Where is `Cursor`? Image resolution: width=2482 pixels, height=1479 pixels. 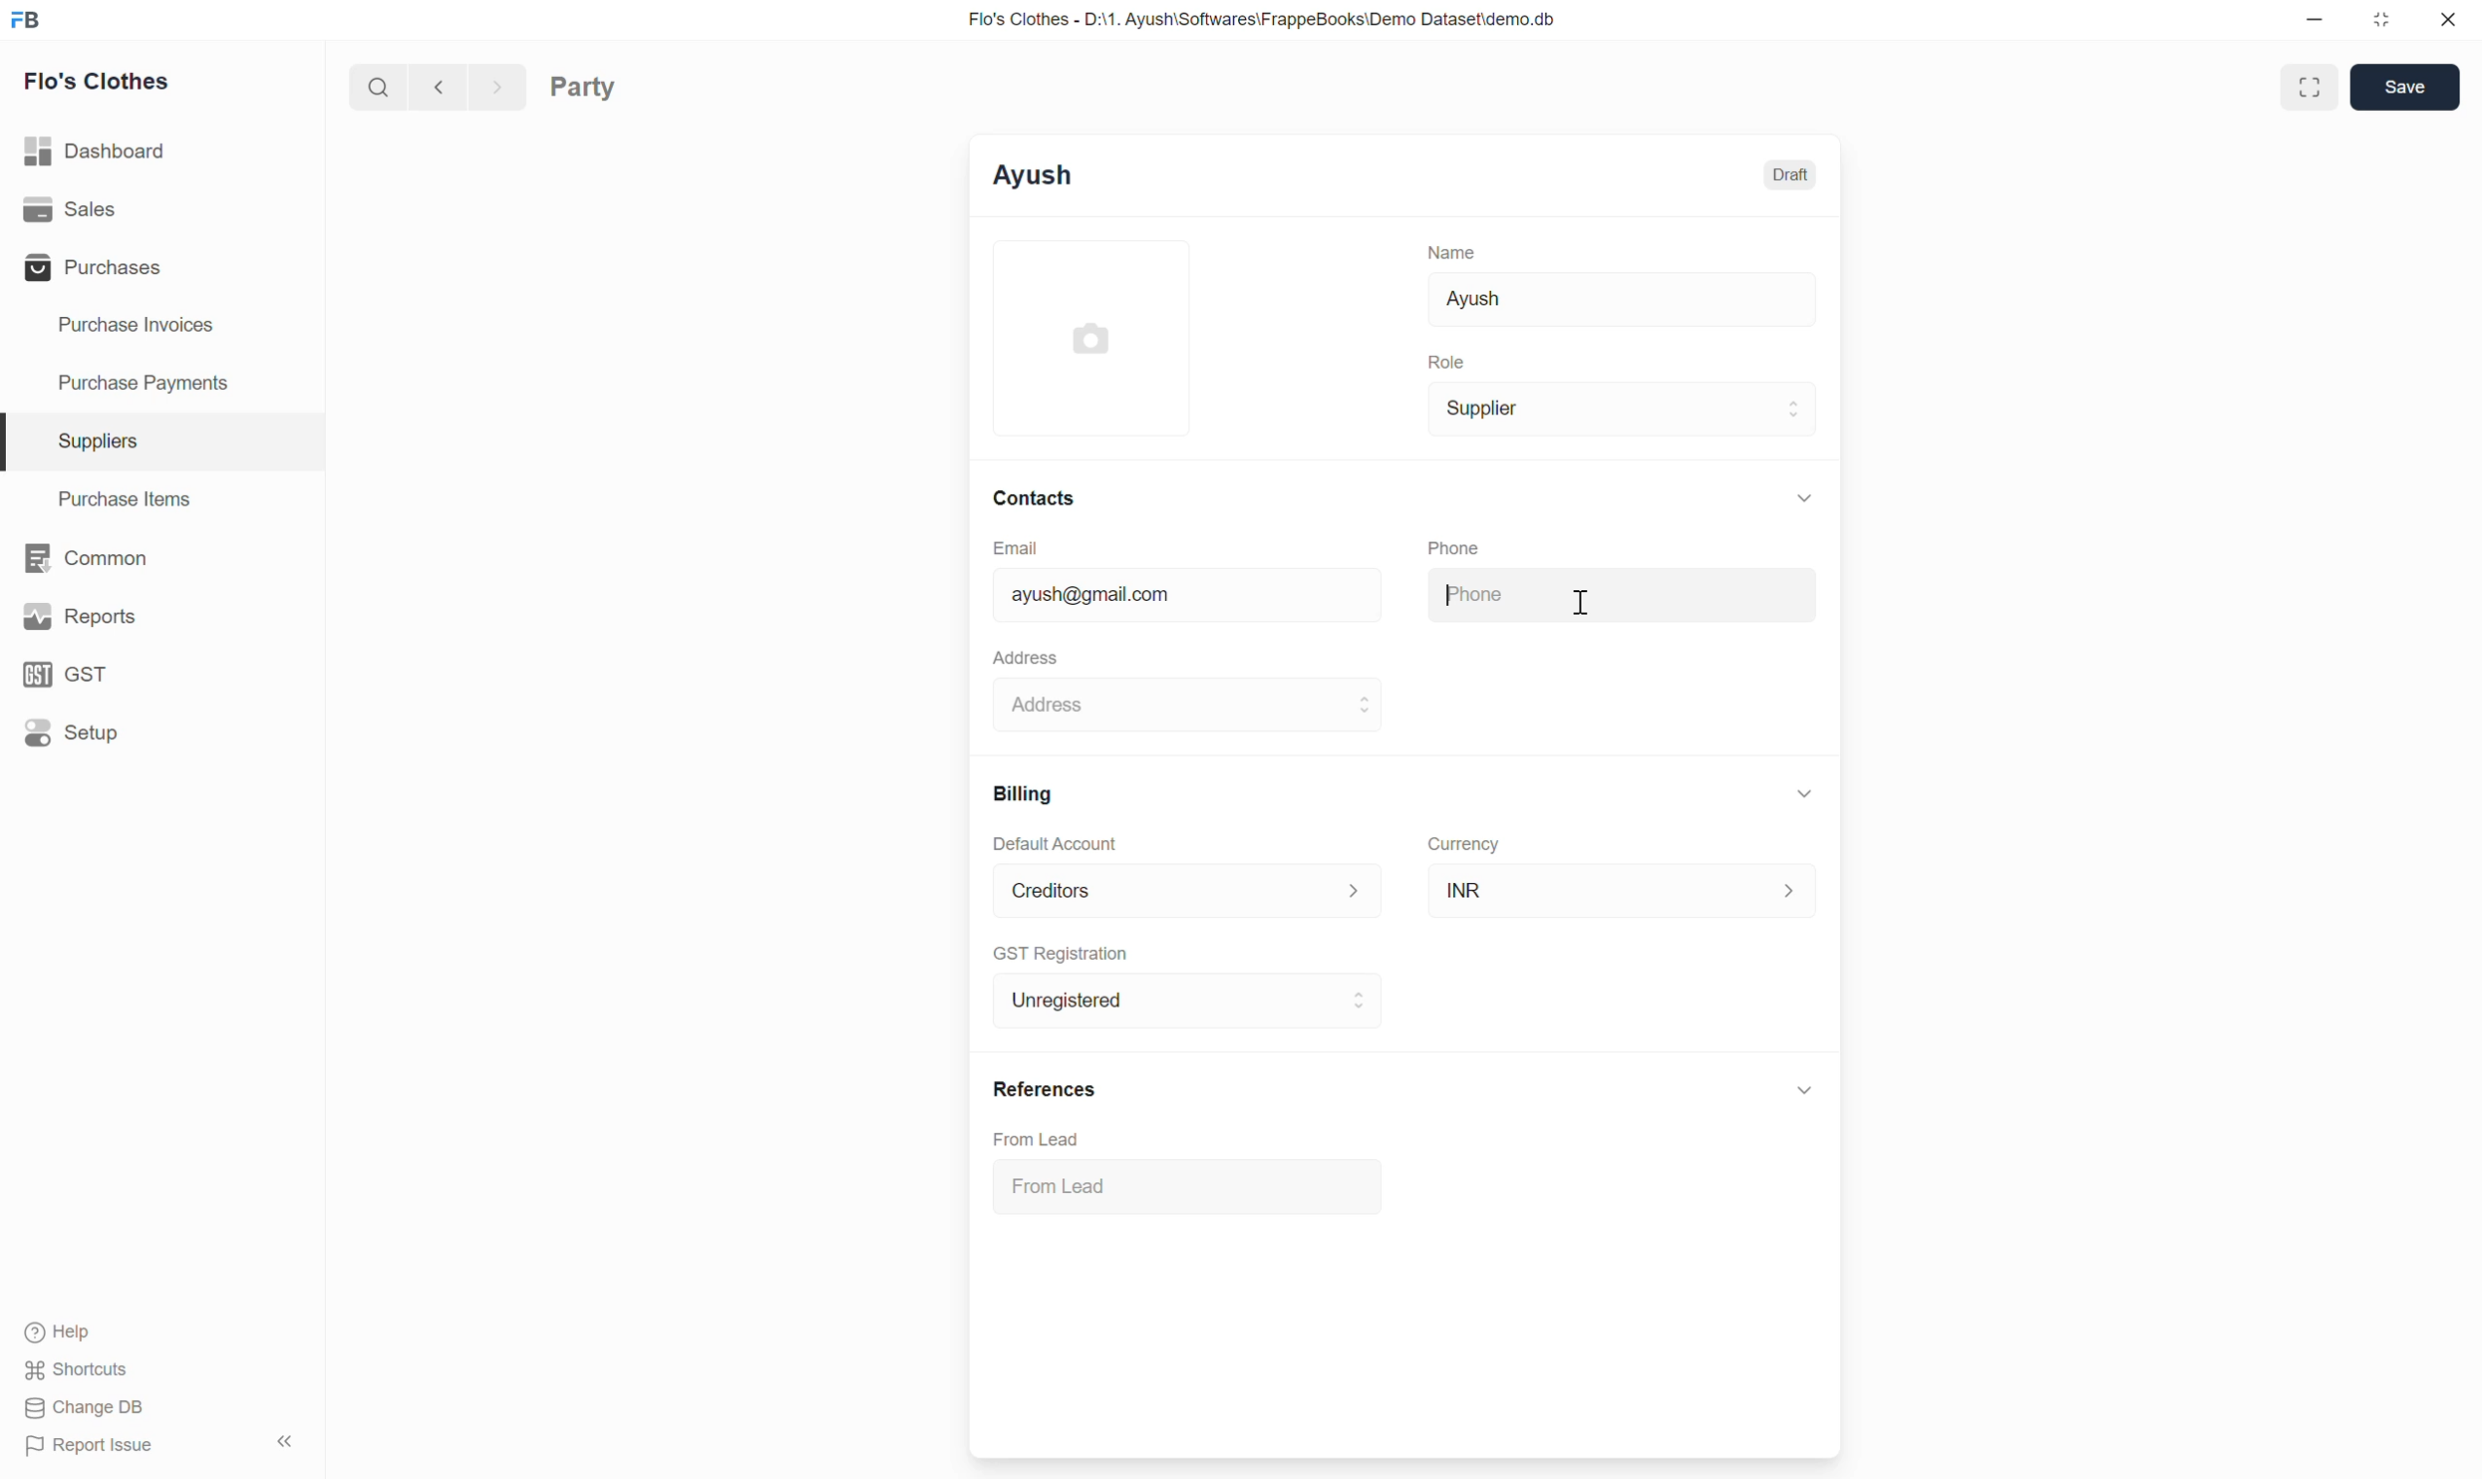 Cursor is located at coordinates (1584, 598).